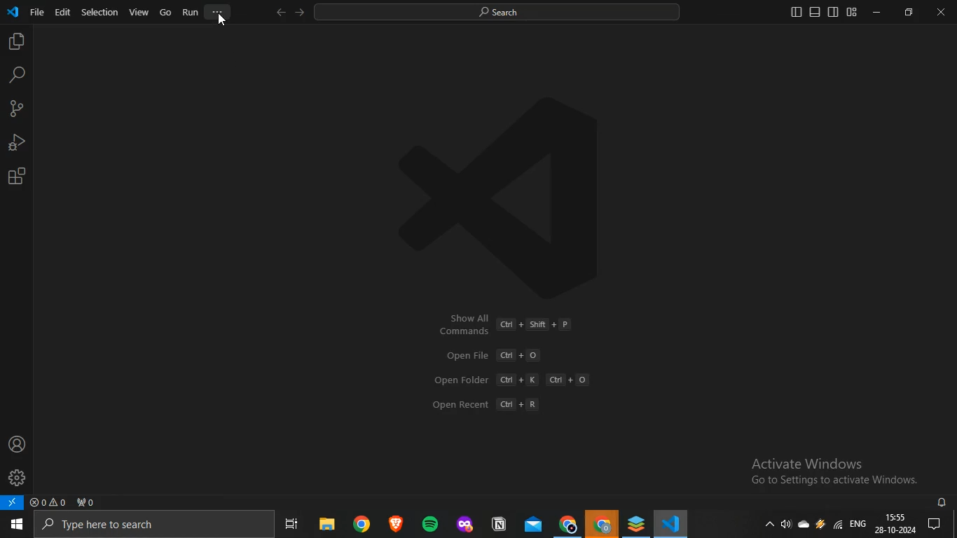  I want to click on toggle primary sidebar, so click(797, 13).